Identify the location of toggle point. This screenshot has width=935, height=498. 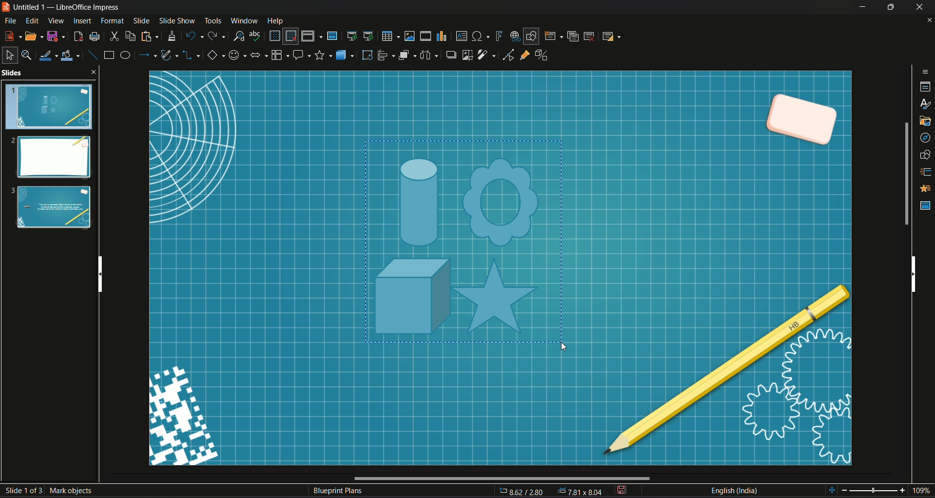
(507, 56).